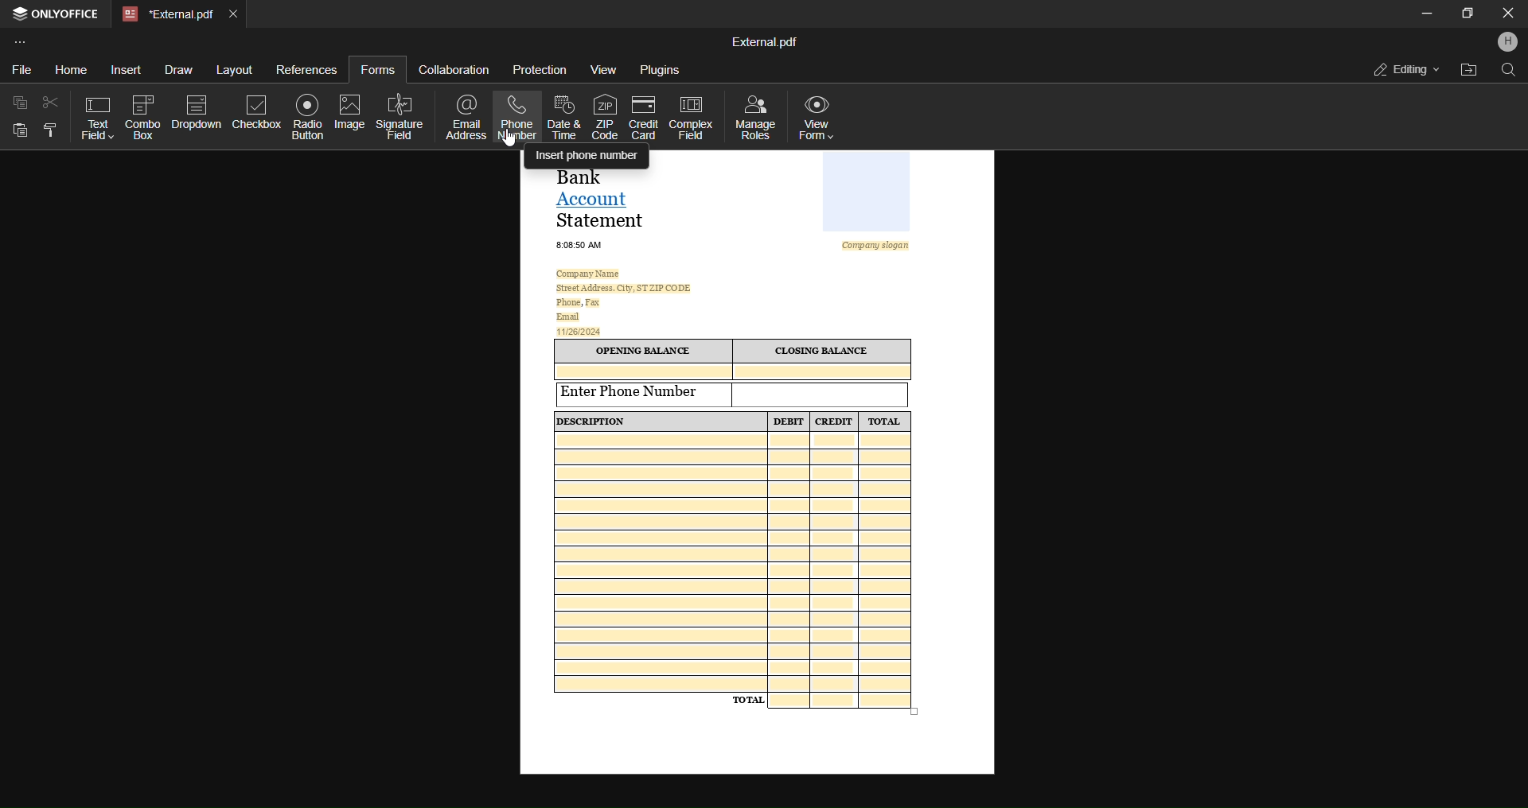 Image resolution: width=1528 pixels, height=808 pixels. Describe the element at coordinates (166, 15) in the screenshot. I see `External.pdf(current open tab)` at that location.